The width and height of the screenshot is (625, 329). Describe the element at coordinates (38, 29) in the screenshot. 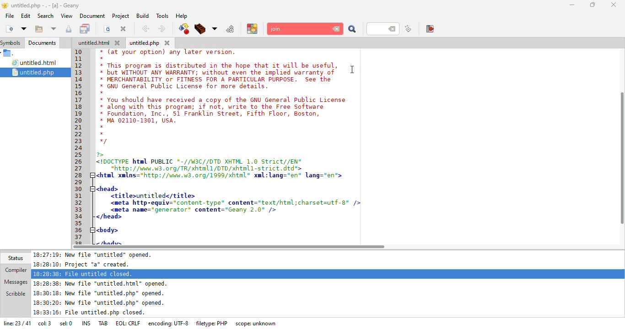

I see `open existing` at that location.